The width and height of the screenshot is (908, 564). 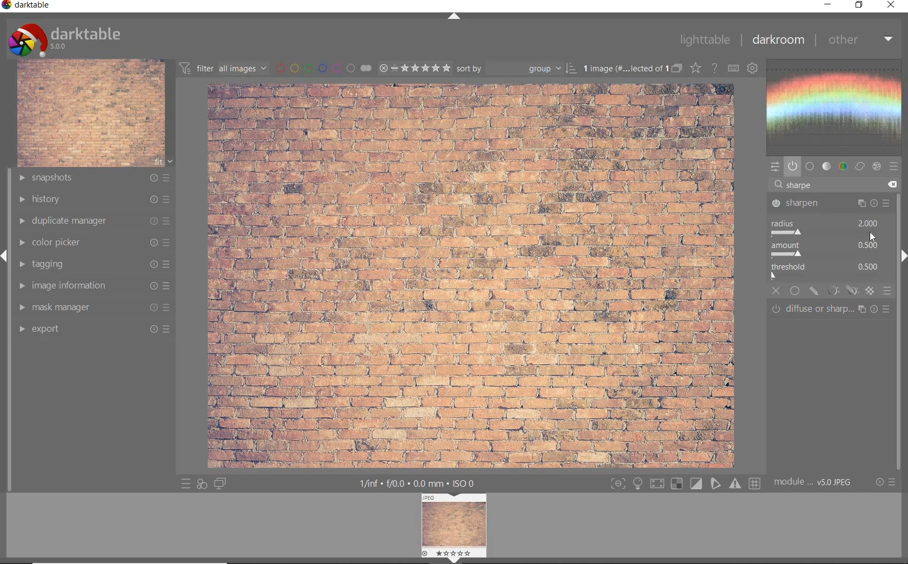 What do you see at coordinates (417, 483) in the screenshot?
I see `1/inf f/0.0 0.0 mm ISO 0` at bounding box center [417, 483].